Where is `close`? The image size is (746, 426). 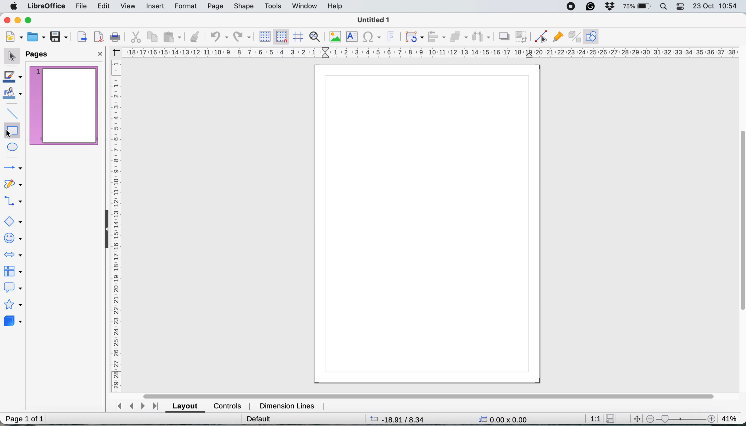
close is located at coordinates (101, 53).